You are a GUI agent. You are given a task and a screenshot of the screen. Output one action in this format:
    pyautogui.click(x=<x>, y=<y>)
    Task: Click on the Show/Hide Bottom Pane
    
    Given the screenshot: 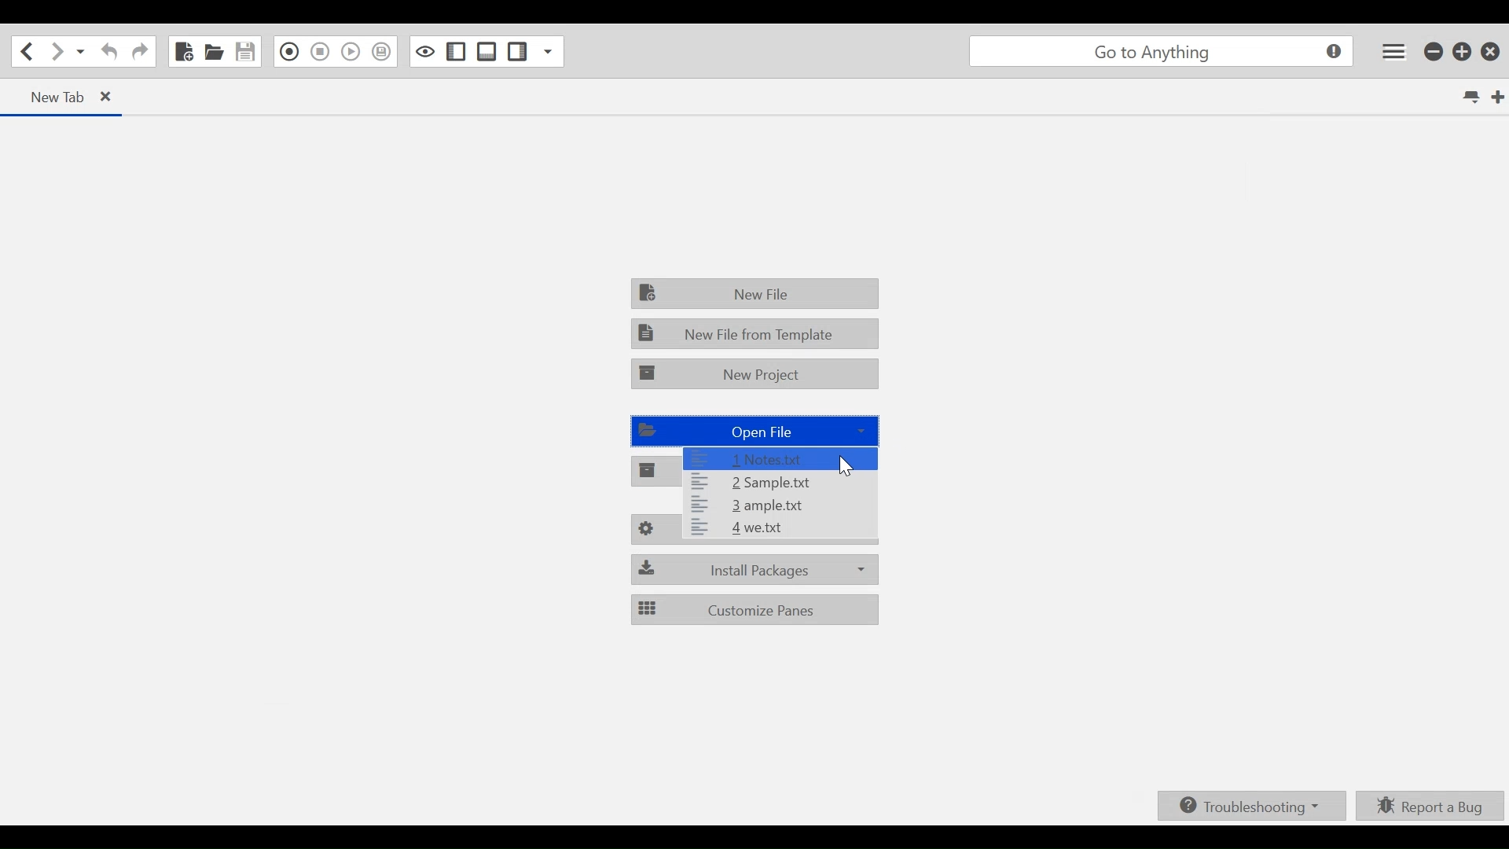 What is the action you would take?
    pyautogui.click(x=486, y=51)
    